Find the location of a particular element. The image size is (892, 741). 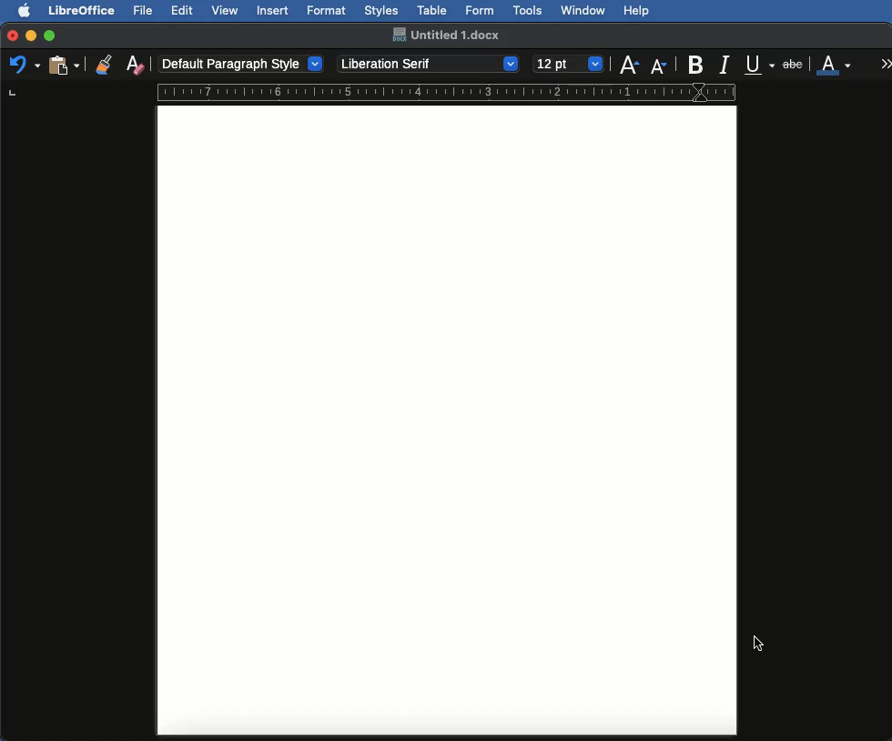

Close is located at coordinates (13, 36).